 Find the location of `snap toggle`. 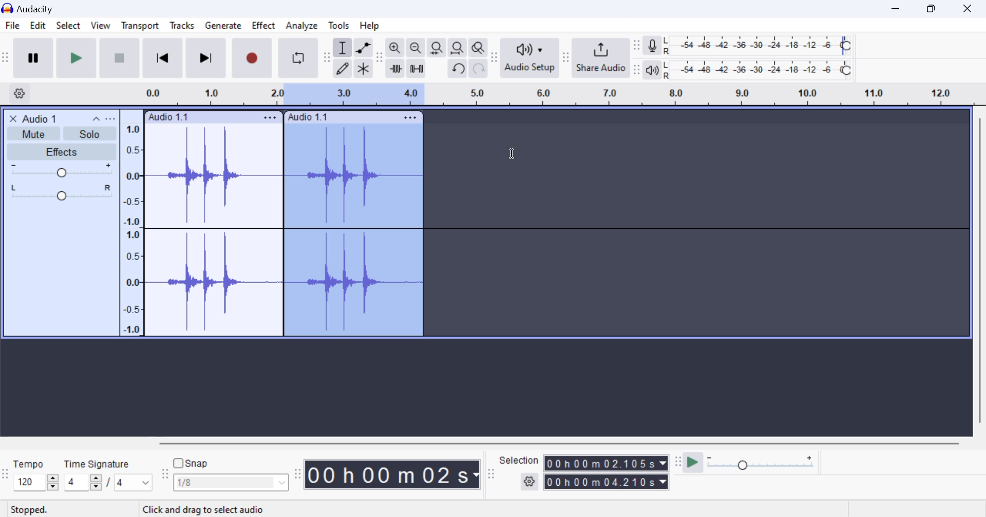

snap toggle is located at coordinates (196, 463).